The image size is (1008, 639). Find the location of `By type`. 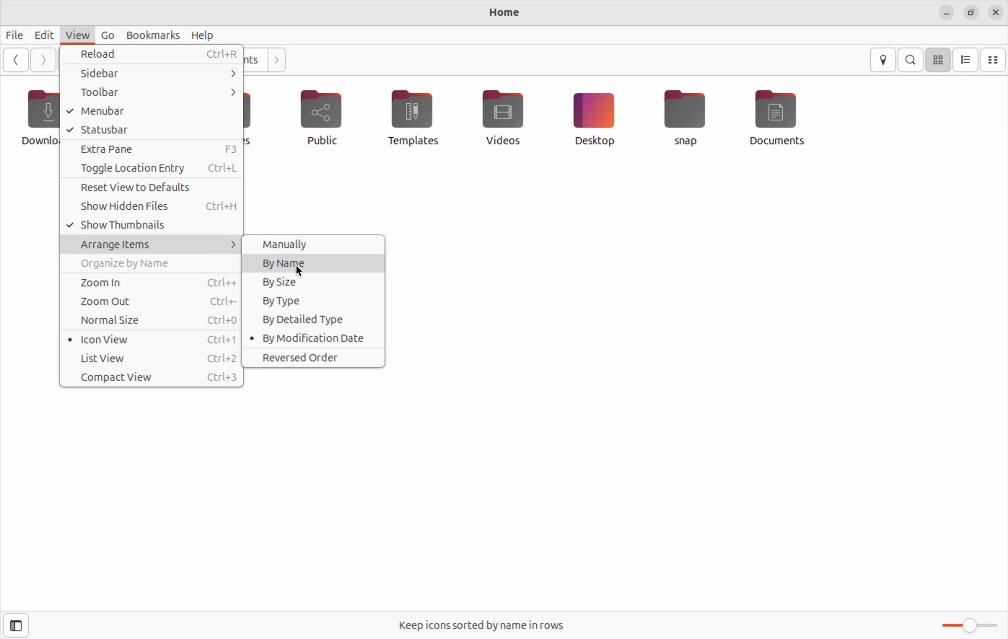

By type is located at coordinates (315, 301).